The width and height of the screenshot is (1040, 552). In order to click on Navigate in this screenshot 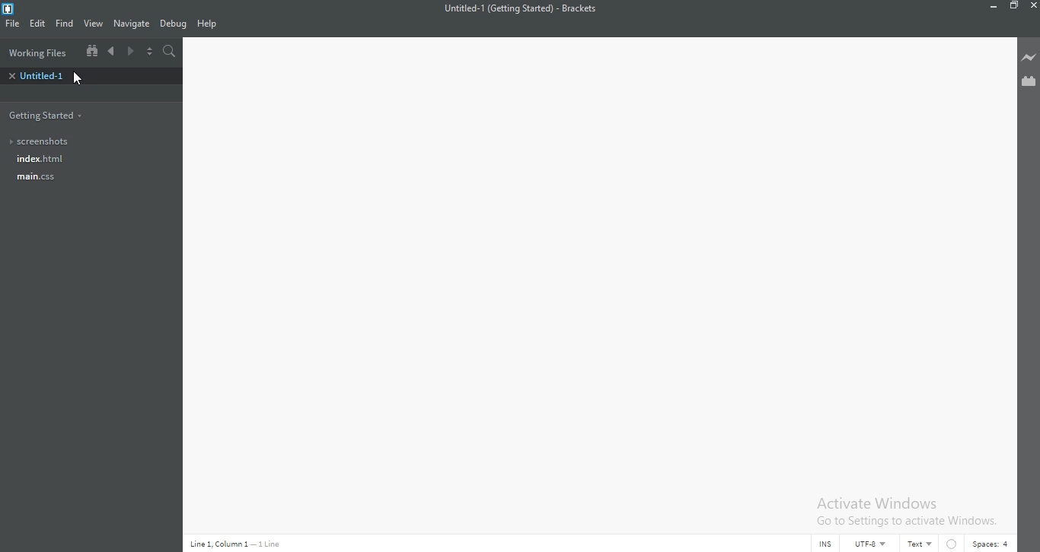, I will do `click(132, 25)`.